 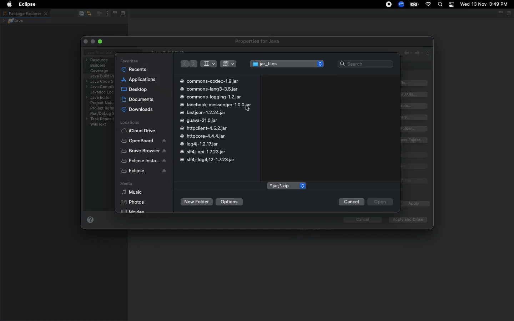 I want to click on Add JARs, so click(x=415, y=83).